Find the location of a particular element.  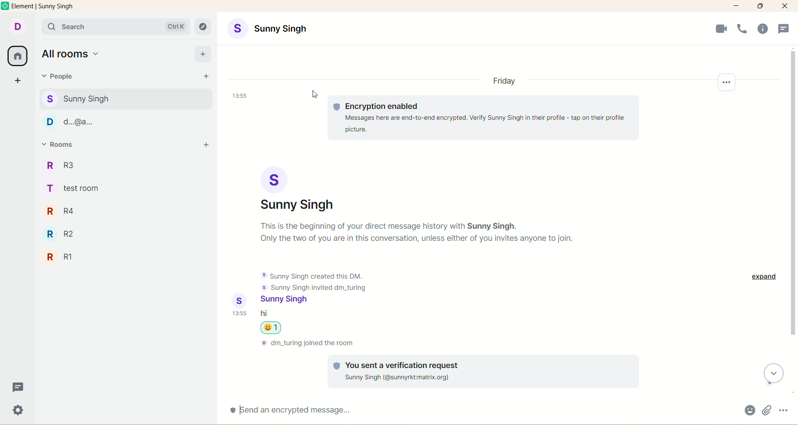

send message is located at coordinates (482, 410).